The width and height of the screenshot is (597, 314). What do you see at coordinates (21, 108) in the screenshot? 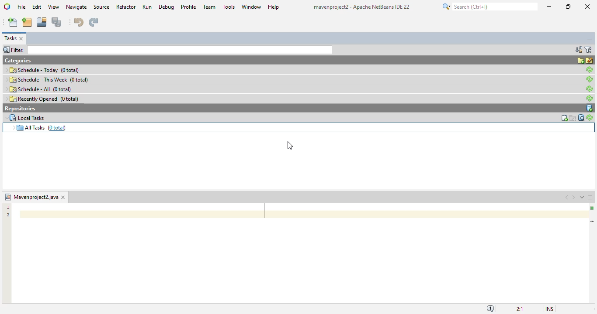
I see `repositories` at bounding box center [21, 108].